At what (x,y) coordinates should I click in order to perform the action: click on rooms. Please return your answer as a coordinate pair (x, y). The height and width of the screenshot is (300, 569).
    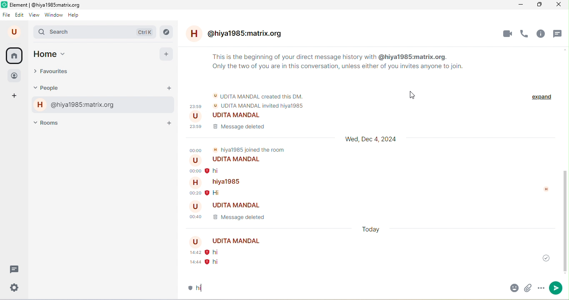
    Looking at the image, I should click on (51, 122).